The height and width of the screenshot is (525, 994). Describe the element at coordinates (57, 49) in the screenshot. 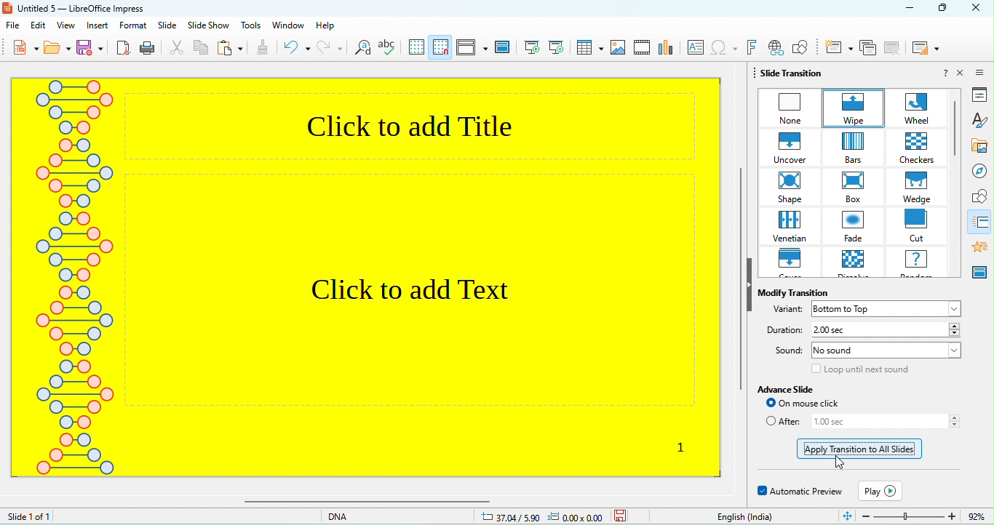

I see `open` at that location.